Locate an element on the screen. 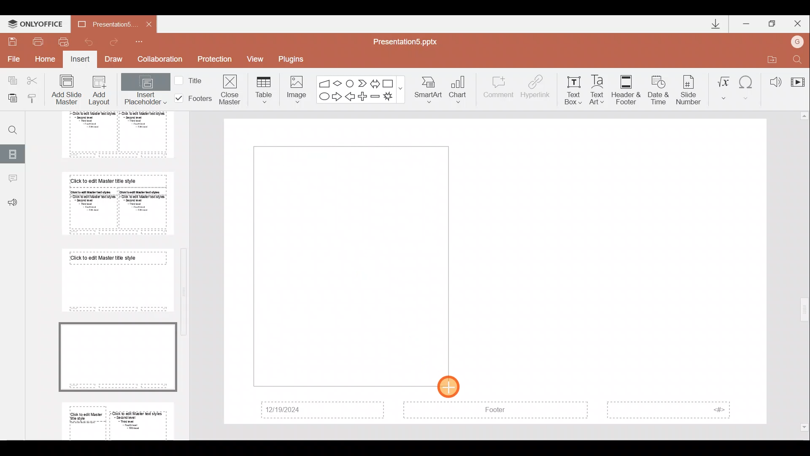  Copy style is located at coordinates (36, 98).